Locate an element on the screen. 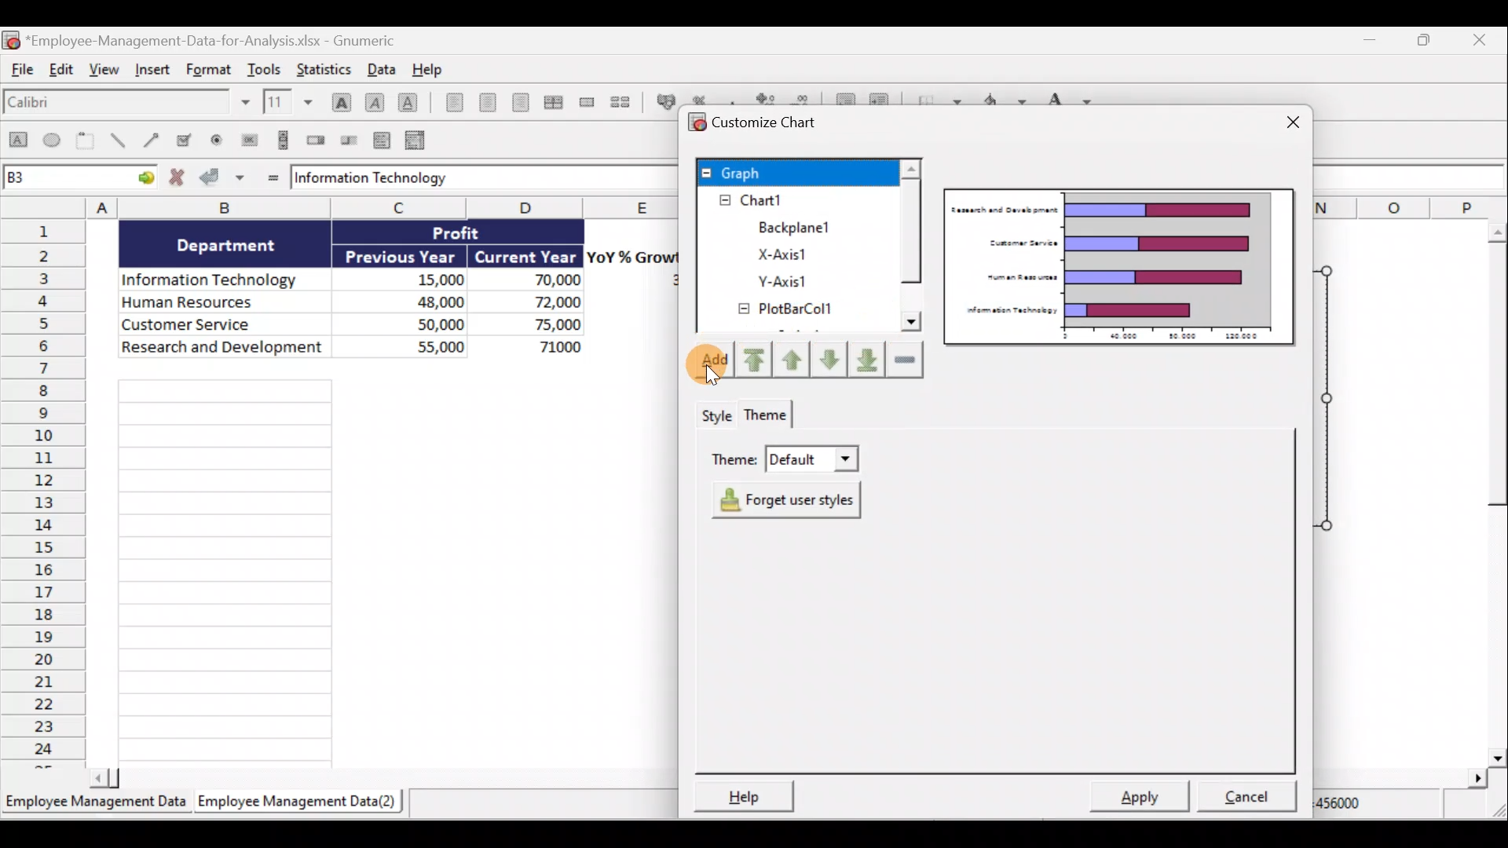 This screenshot has height=848, width=1508. X-axis1 is located at coordinates (786, 254).